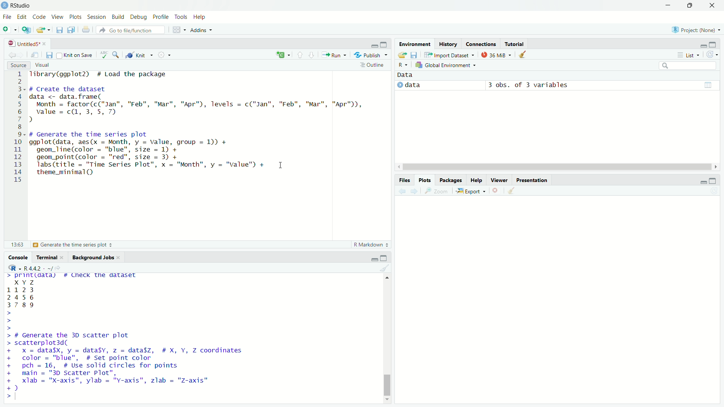  I want to click on Session, so click(96, 17).